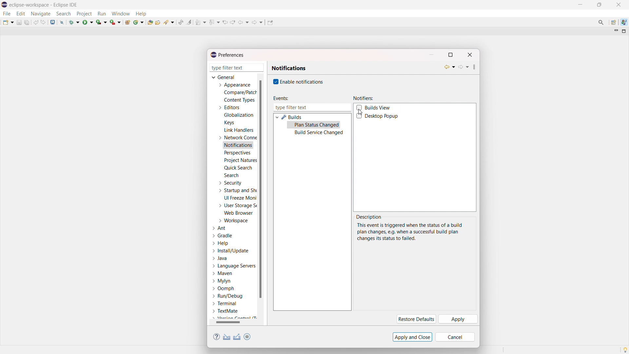 This screenshot has width=629, height=354. What do you see at coordinates (102, 22) in the screenshot?
I see `coverage` at bounding box center [102, 22].